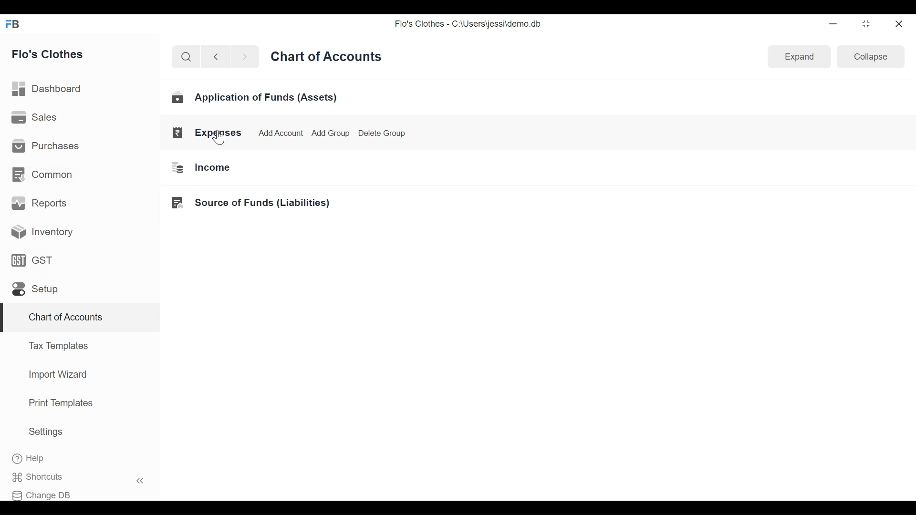  What do you see at coordinates (200, 169) in the screenshot?
I see `Income` at bounding box center [200, 169].